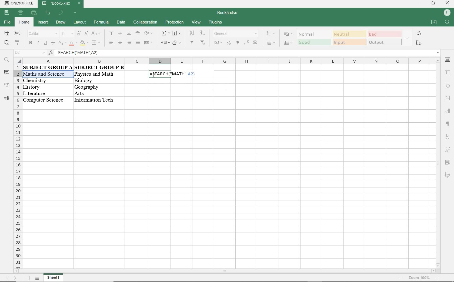 Image resolution: width=454 pixels, height=282 pixels. Describe the element at coordinates (66, 34) in the screenshot. I see `font size` at that location.